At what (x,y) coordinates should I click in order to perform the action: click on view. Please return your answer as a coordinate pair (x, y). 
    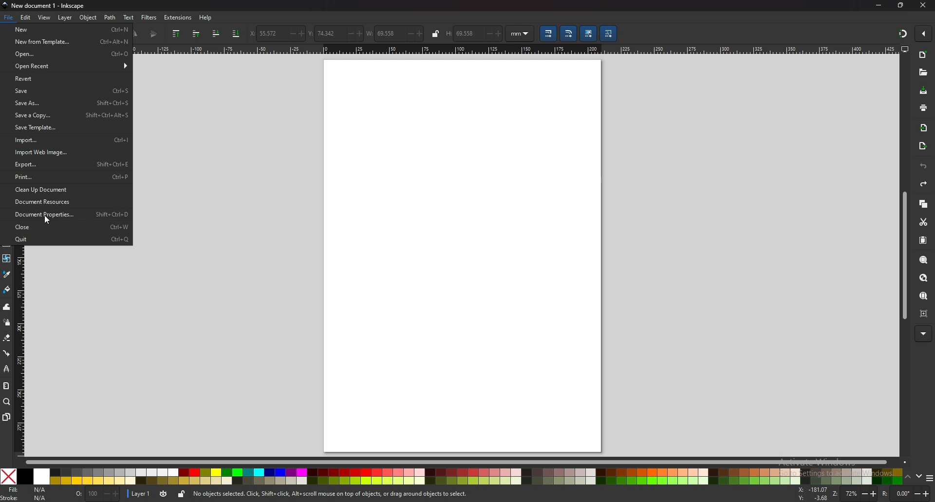
    Looking at the image, I should click on (46, 17).